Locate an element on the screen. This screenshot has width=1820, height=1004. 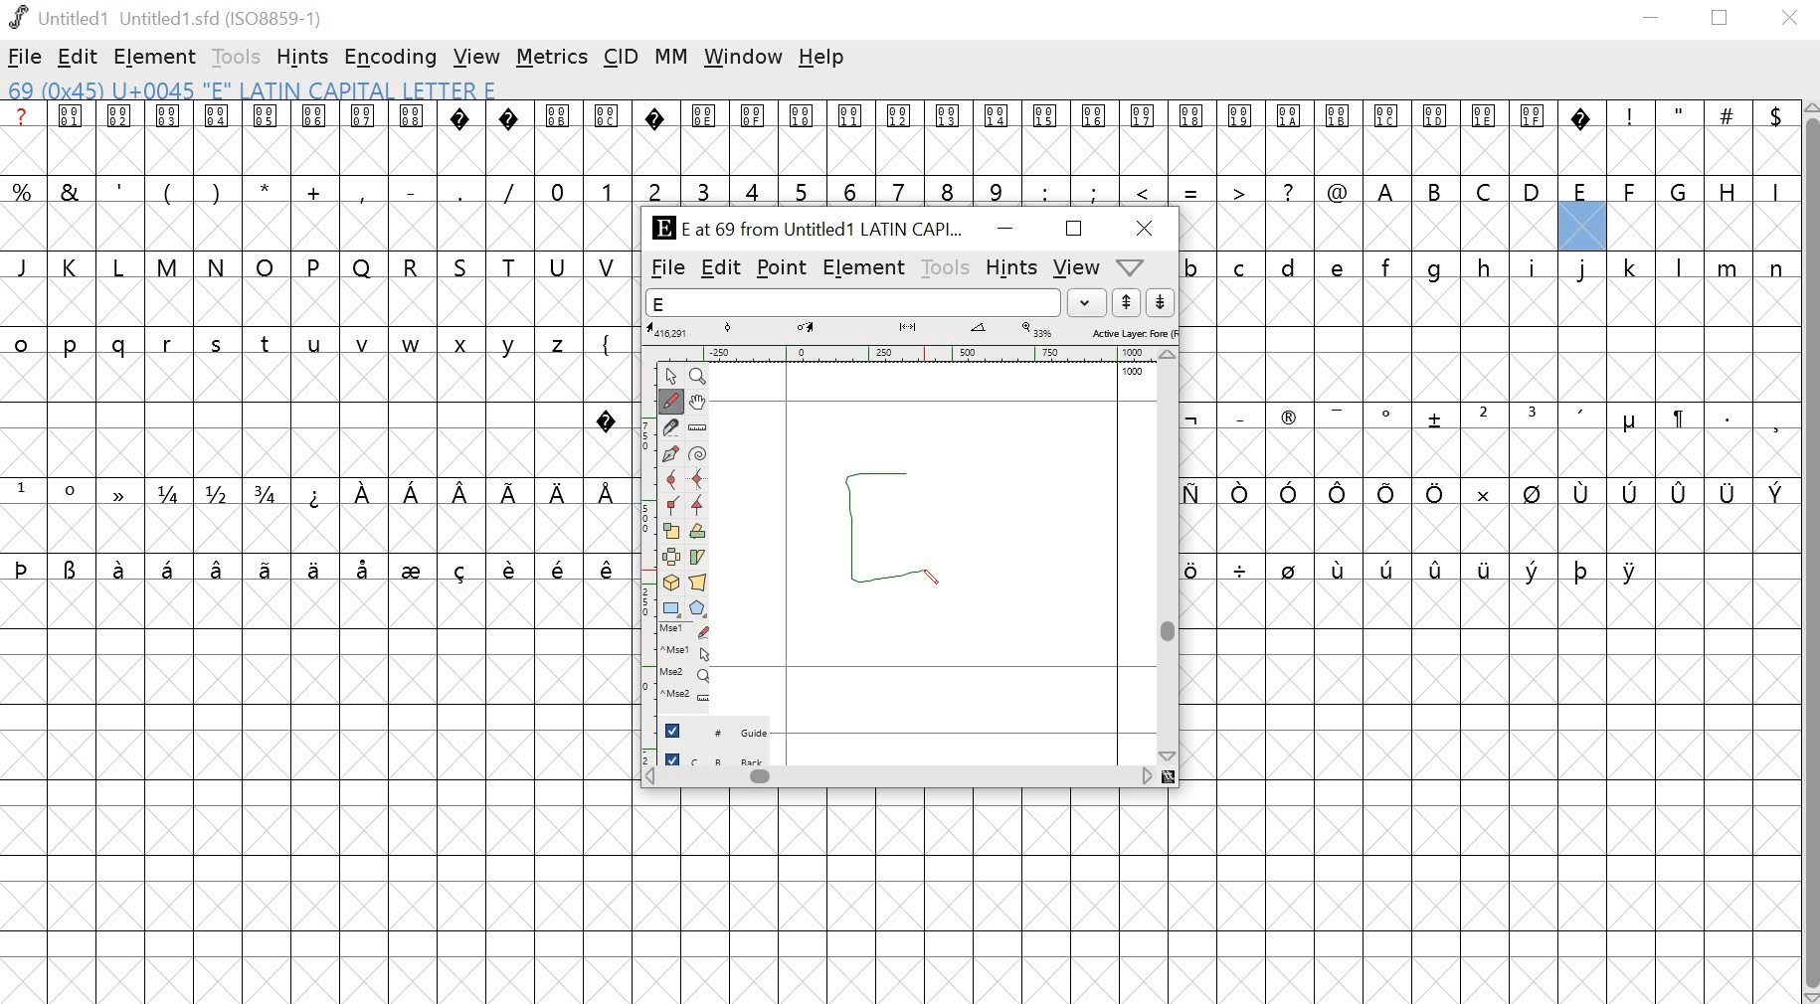
scrollbar is located at coordinates (907, 779).